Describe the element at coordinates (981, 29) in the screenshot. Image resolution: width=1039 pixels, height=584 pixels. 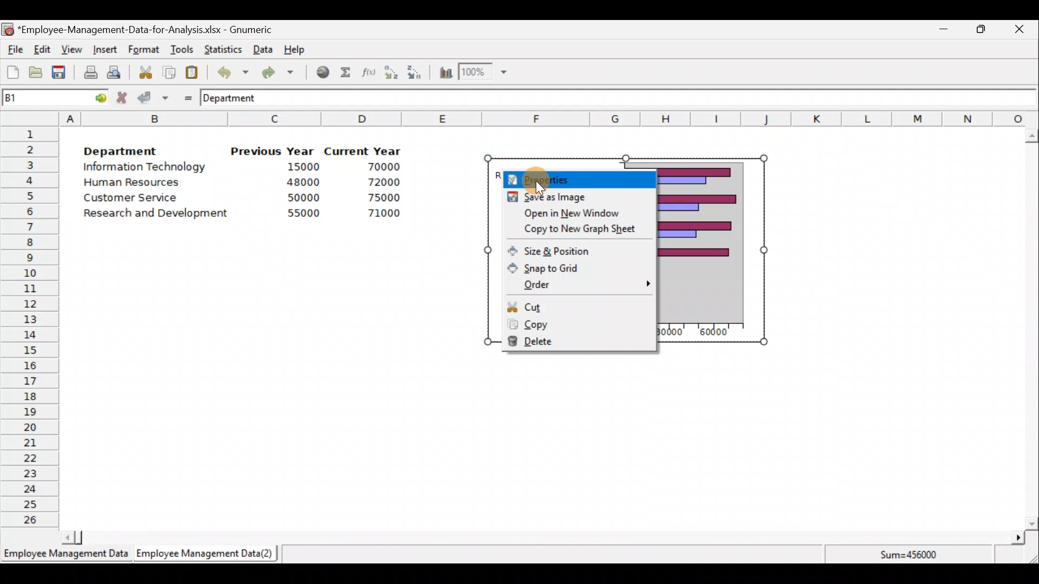
I see `Maximize` at that location.